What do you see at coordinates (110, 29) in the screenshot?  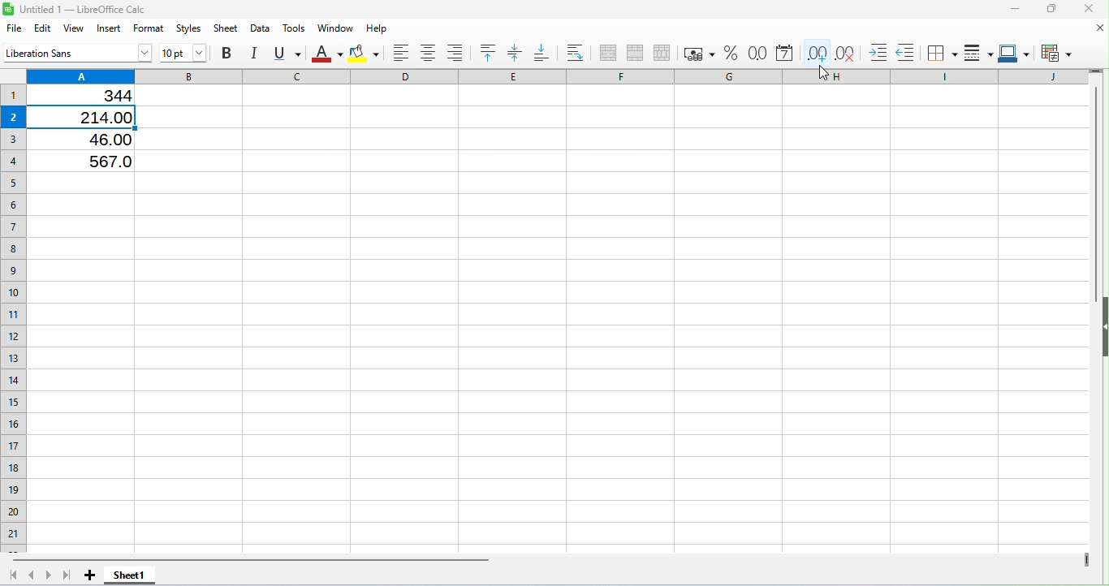 I see `Insert` at bounding box center [110, 29].